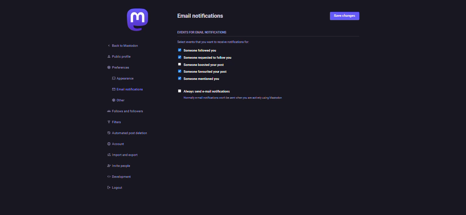 The height and width of the screenshot is (215, 466). Describe the element at coordinates (115, 100) in the screenshot. I see `other` at that location.